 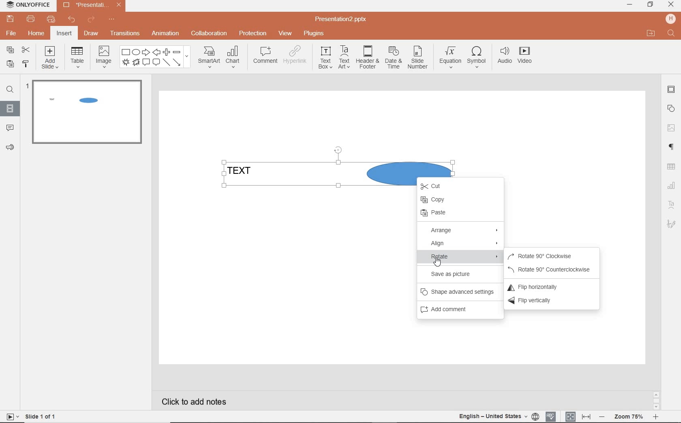 What do you see at coordinates (26, 64) in the screenshot?
I see `copy style` at bounding box center [26, 64].